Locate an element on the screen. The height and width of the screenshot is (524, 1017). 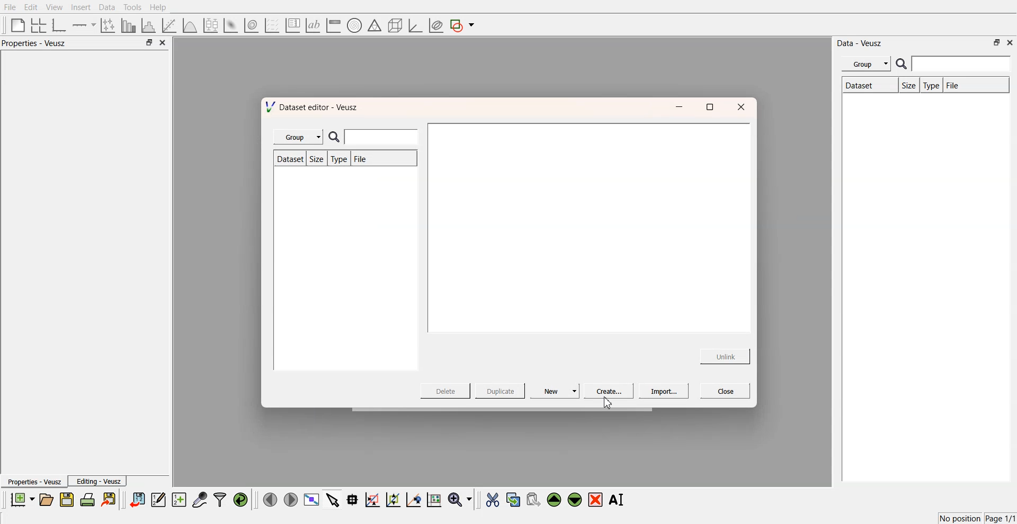
Delete is located at coordinates (447, 390).